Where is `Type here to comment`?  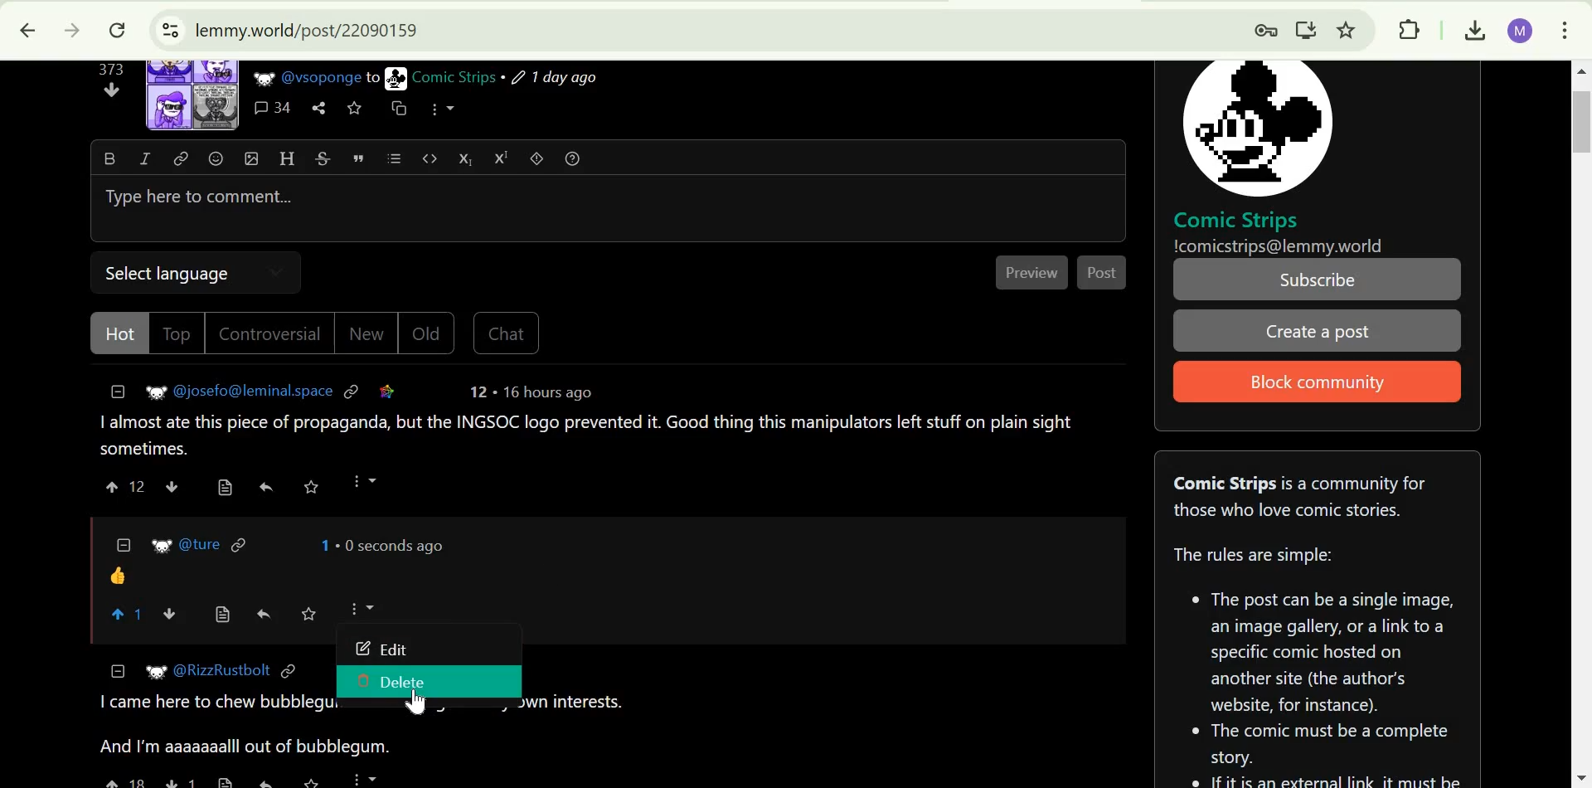 Type here to comment is located at coordinates (605, 210).